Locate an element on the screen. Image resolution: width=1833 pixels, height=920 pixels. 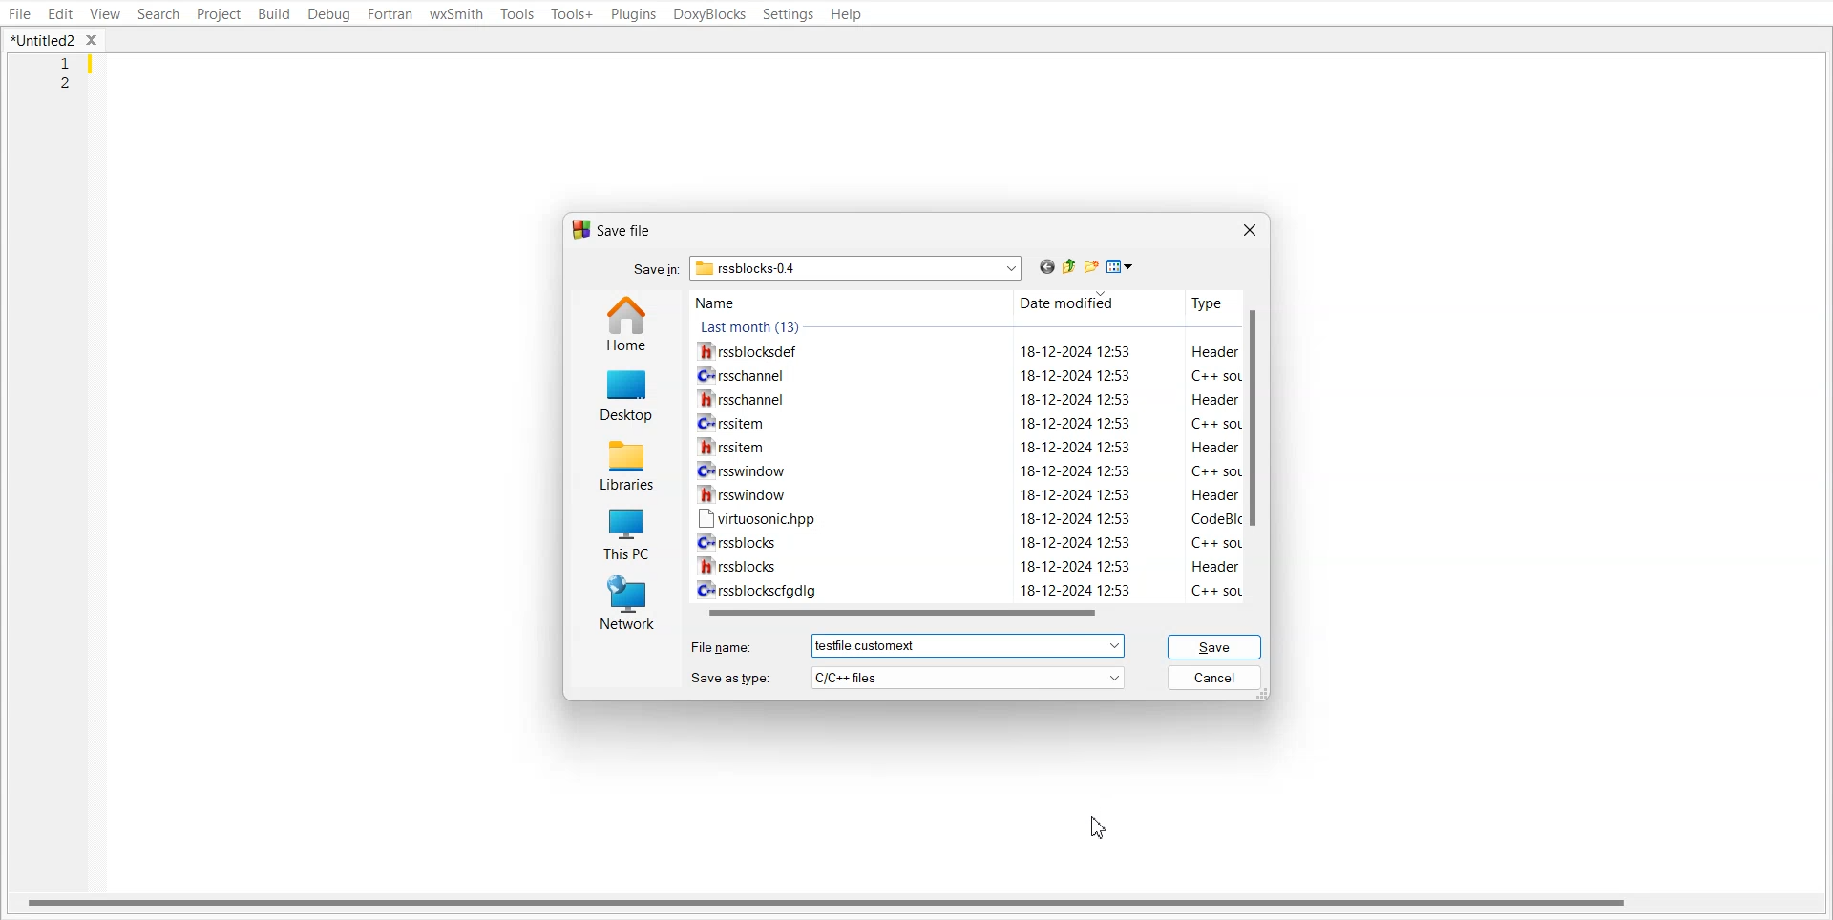
Text is located at coordinates (749, 325).